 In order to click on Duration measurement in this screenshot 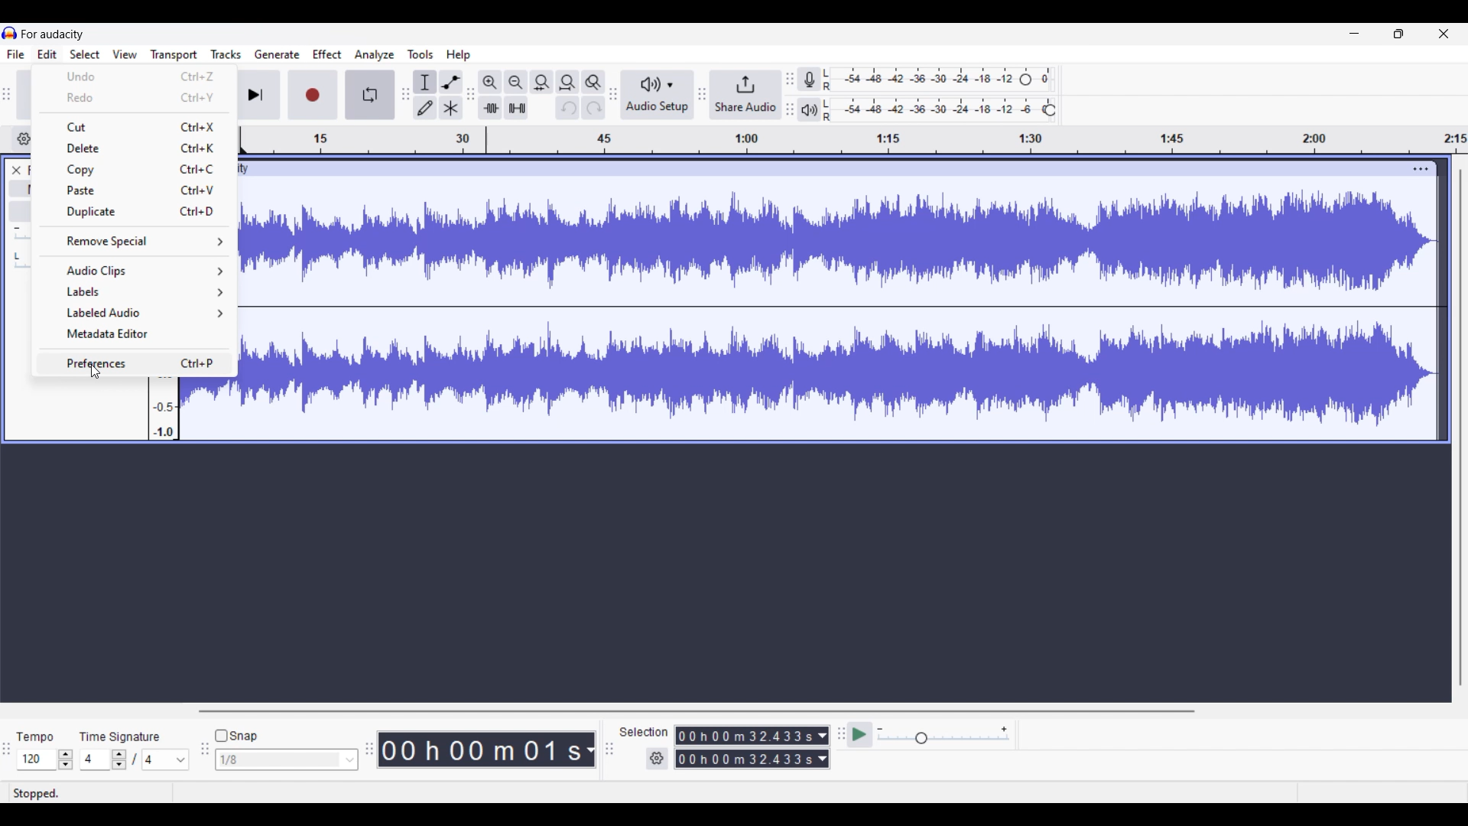, I will do `click(823, 748)`.